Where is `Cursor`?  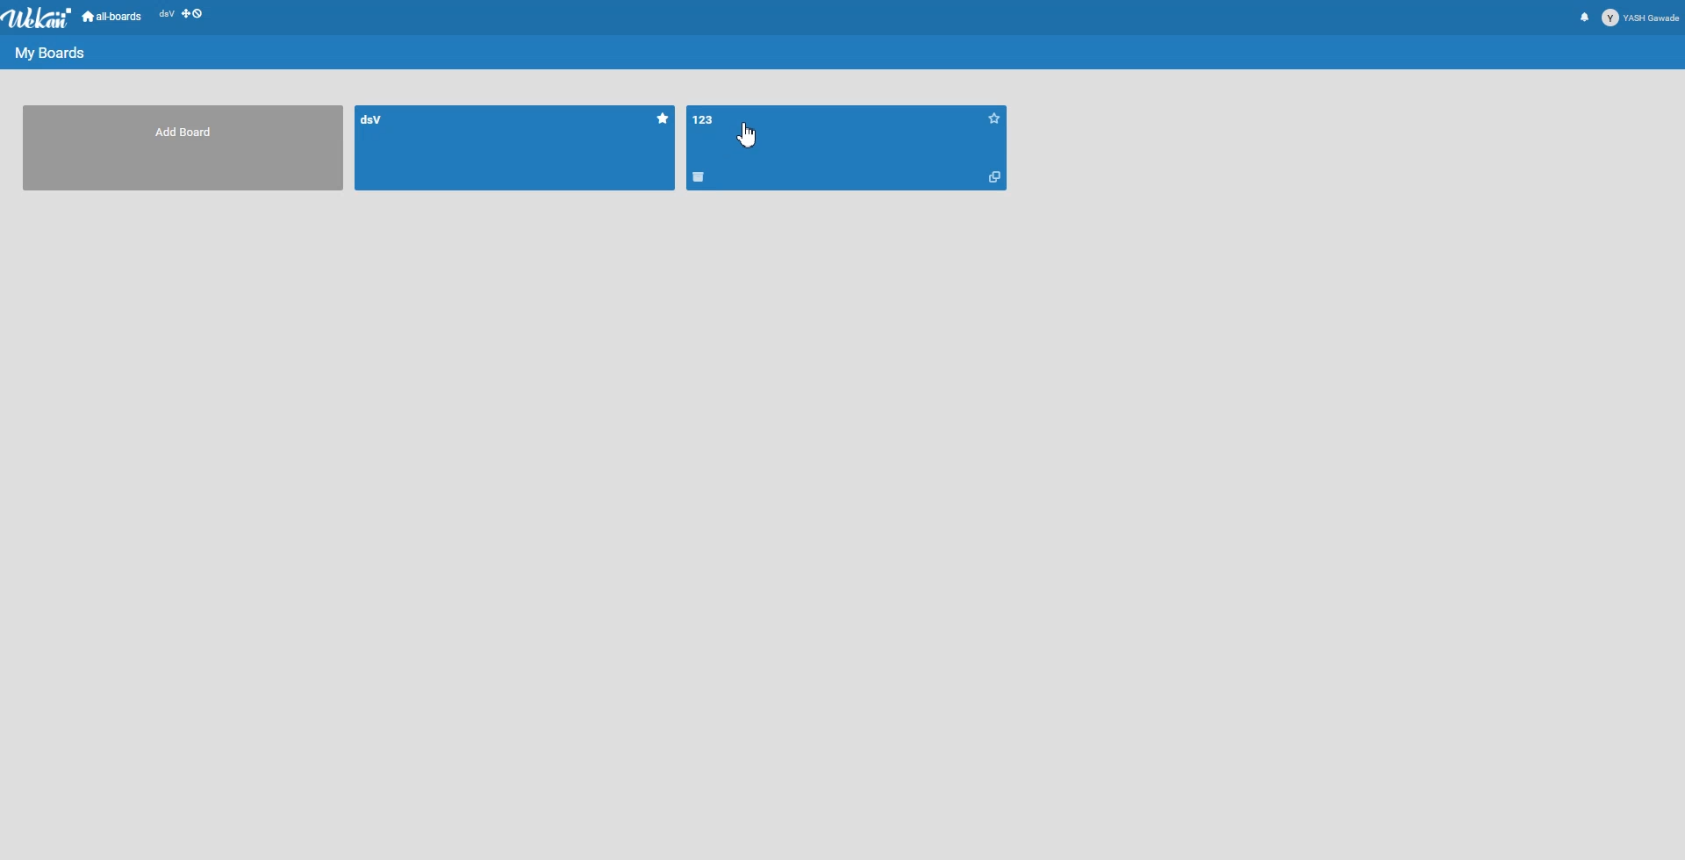
Cursor is located at coordinates (750, 136).